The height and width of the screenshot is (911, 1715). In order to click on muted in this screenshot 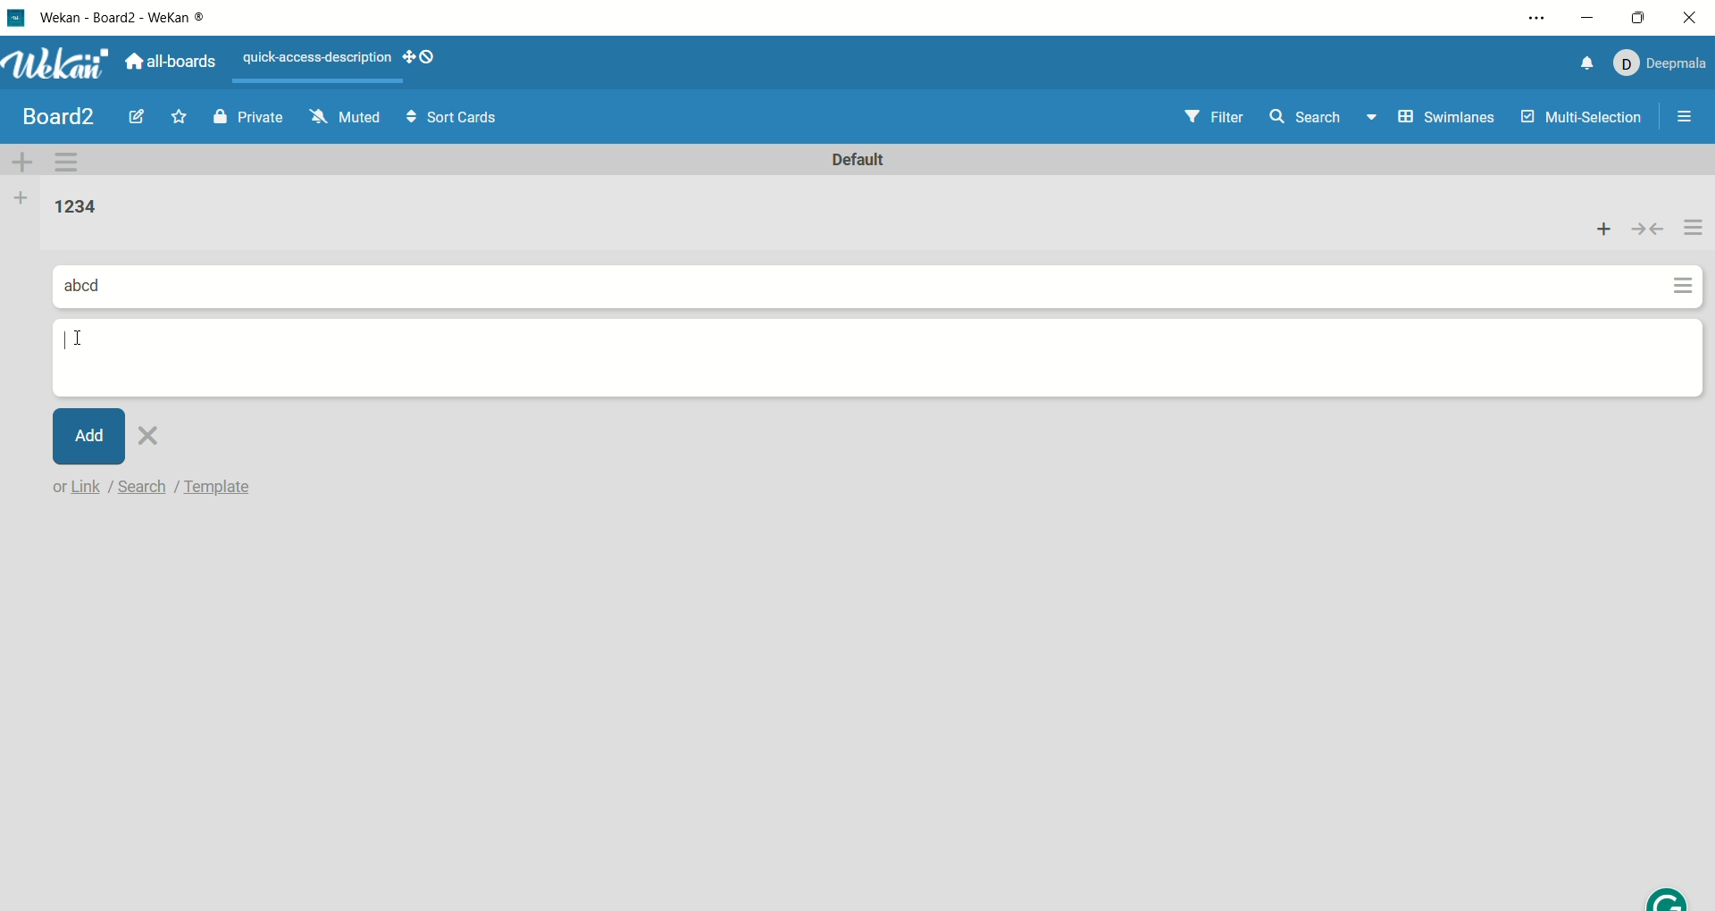, I will do `click(352, 116)`.